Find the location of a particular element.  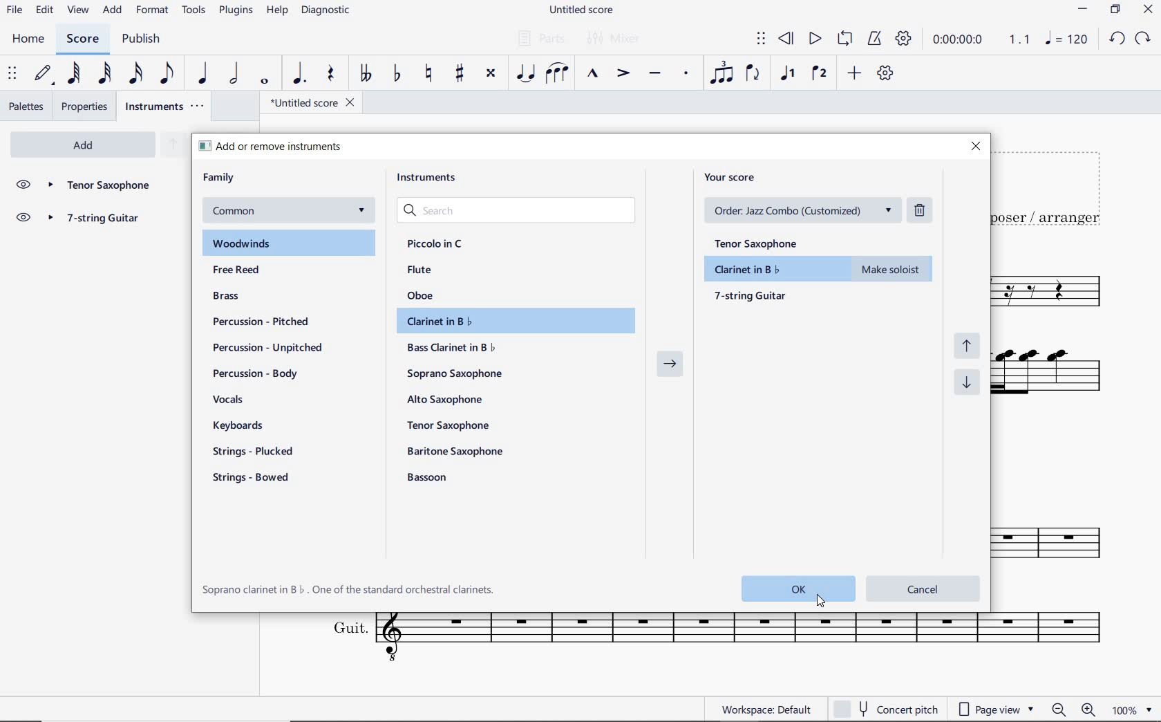

delete is located at coordinates (922, 210).